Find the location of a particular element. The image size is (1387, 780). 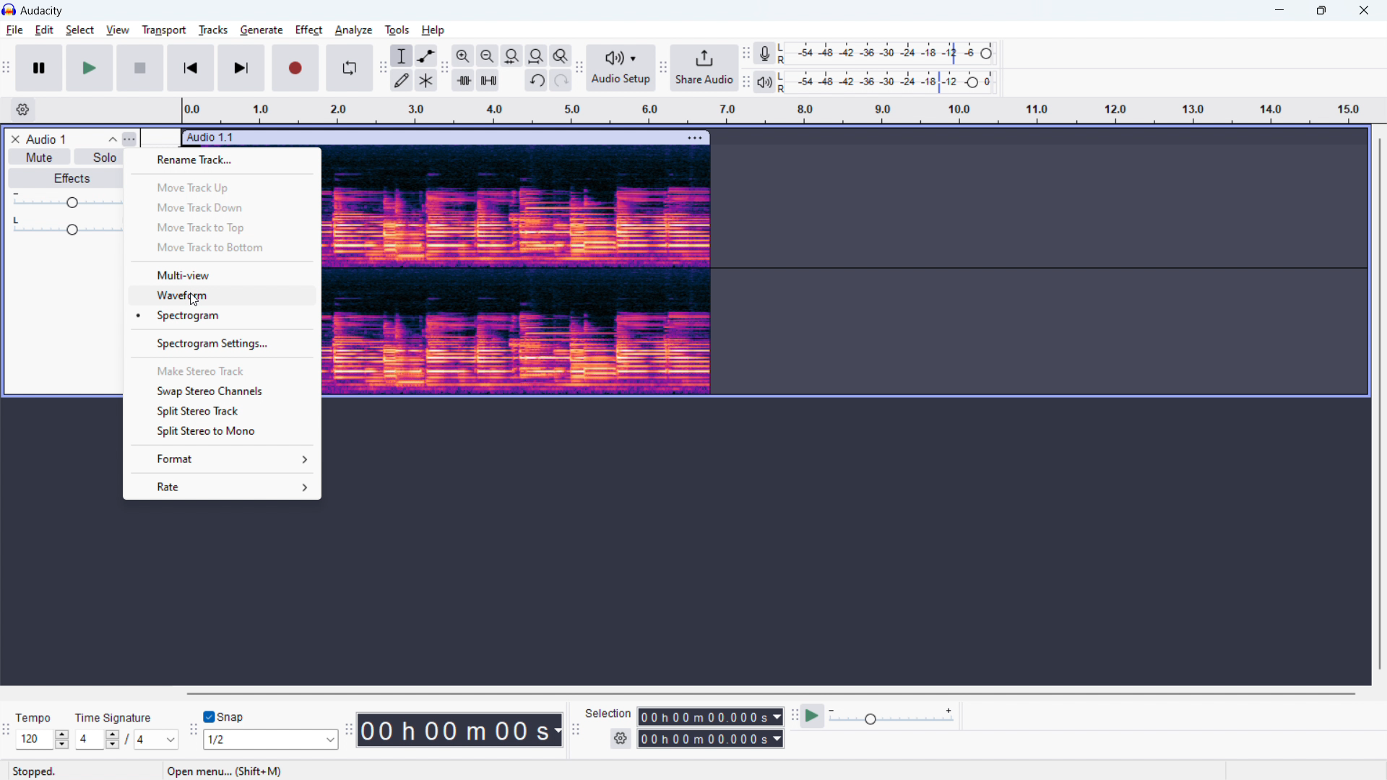

envelop tool is located at coordinates (425, 56).